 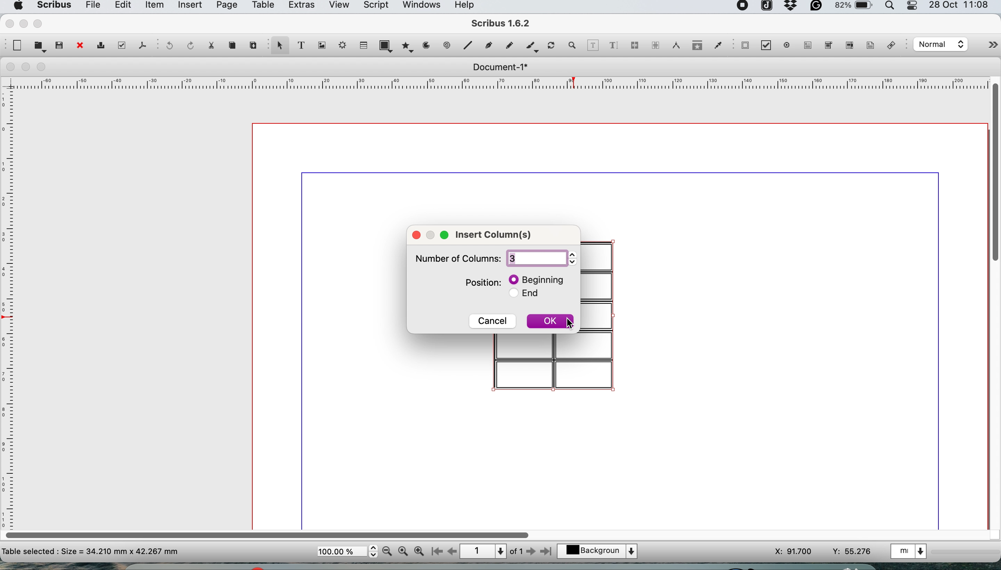 I want to click on zoom out, so click(x=388, y=551).